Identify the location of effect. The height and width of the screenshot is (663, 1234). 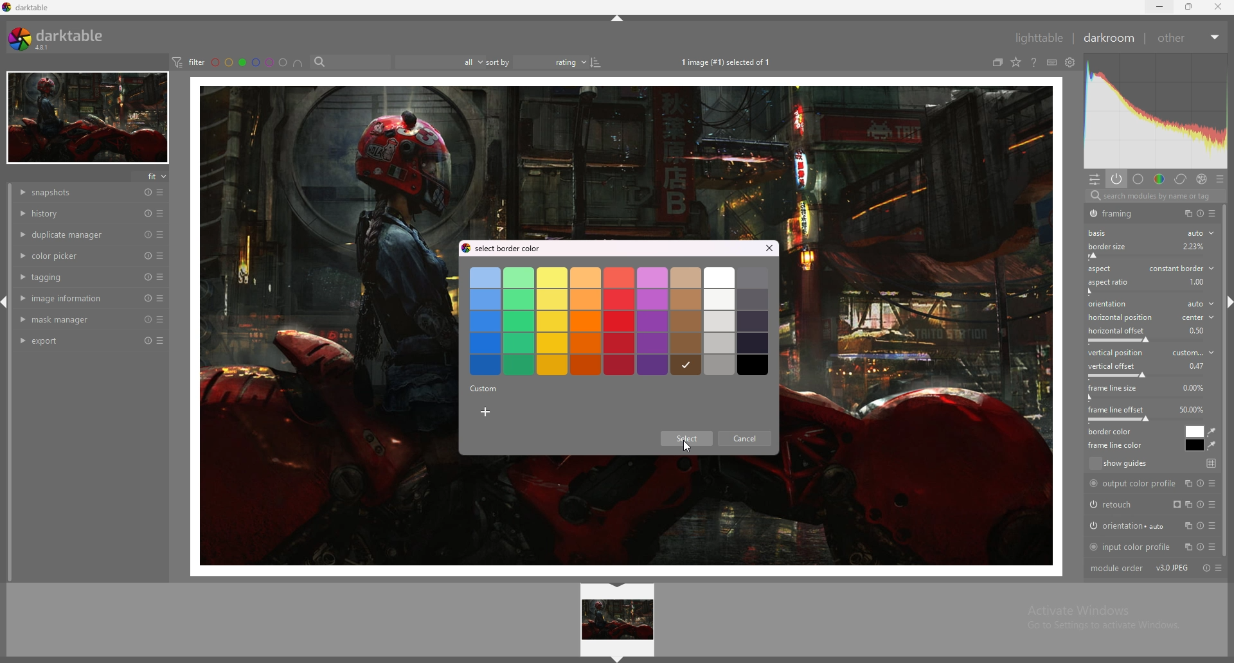
(1200, 178).